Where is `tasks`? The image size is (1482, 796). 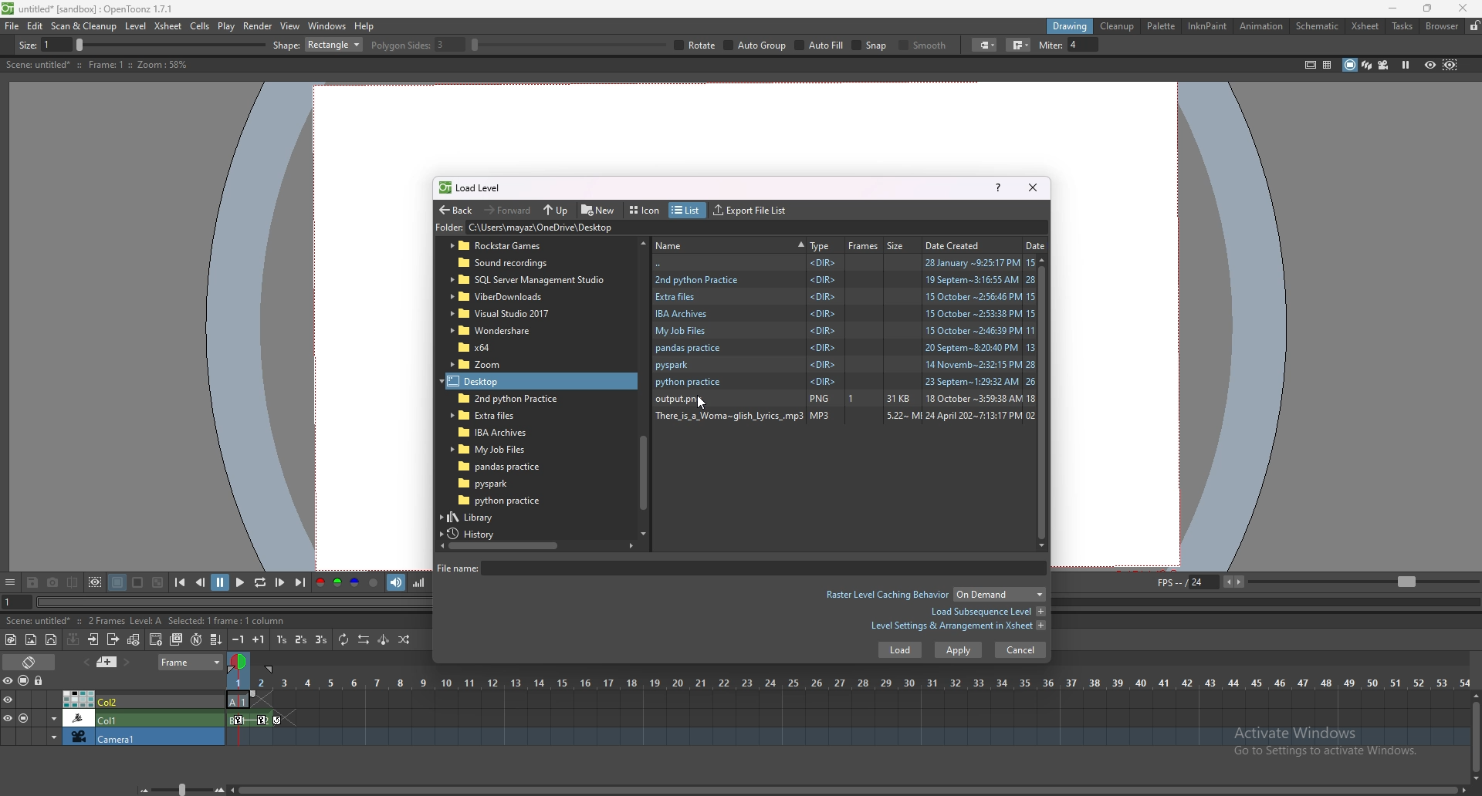
tasks is located at coordinates (1402, 27).